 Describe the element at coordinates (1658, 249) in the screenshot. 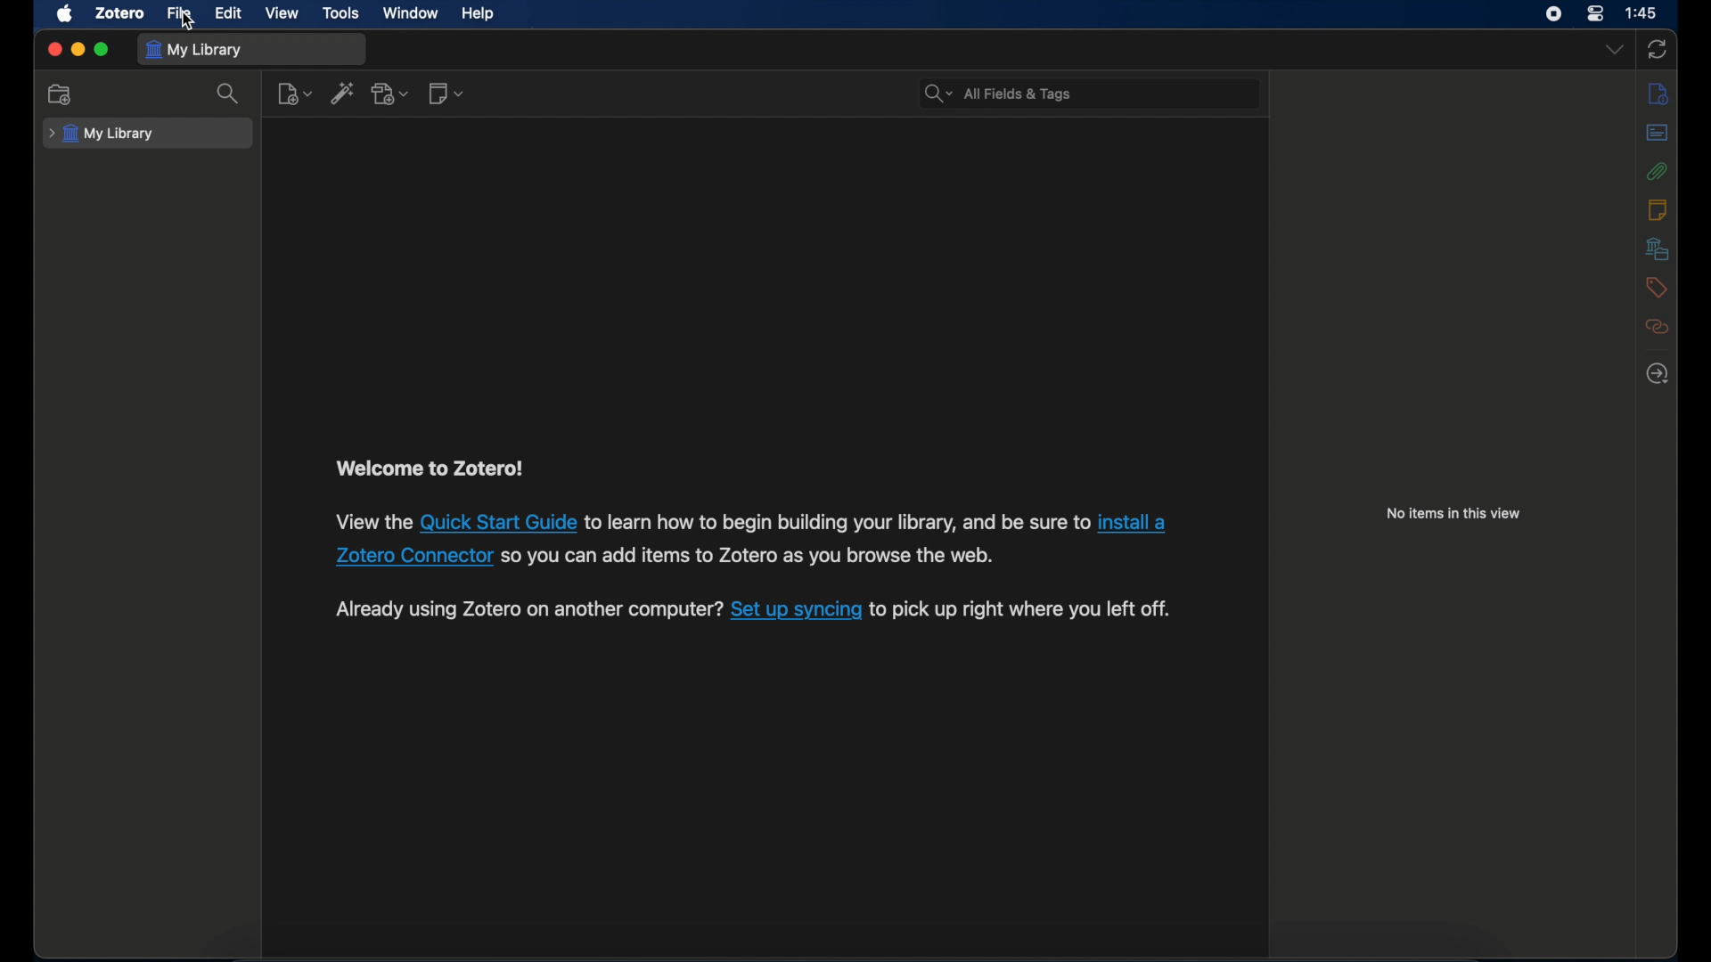

I see `libraries` at that location.